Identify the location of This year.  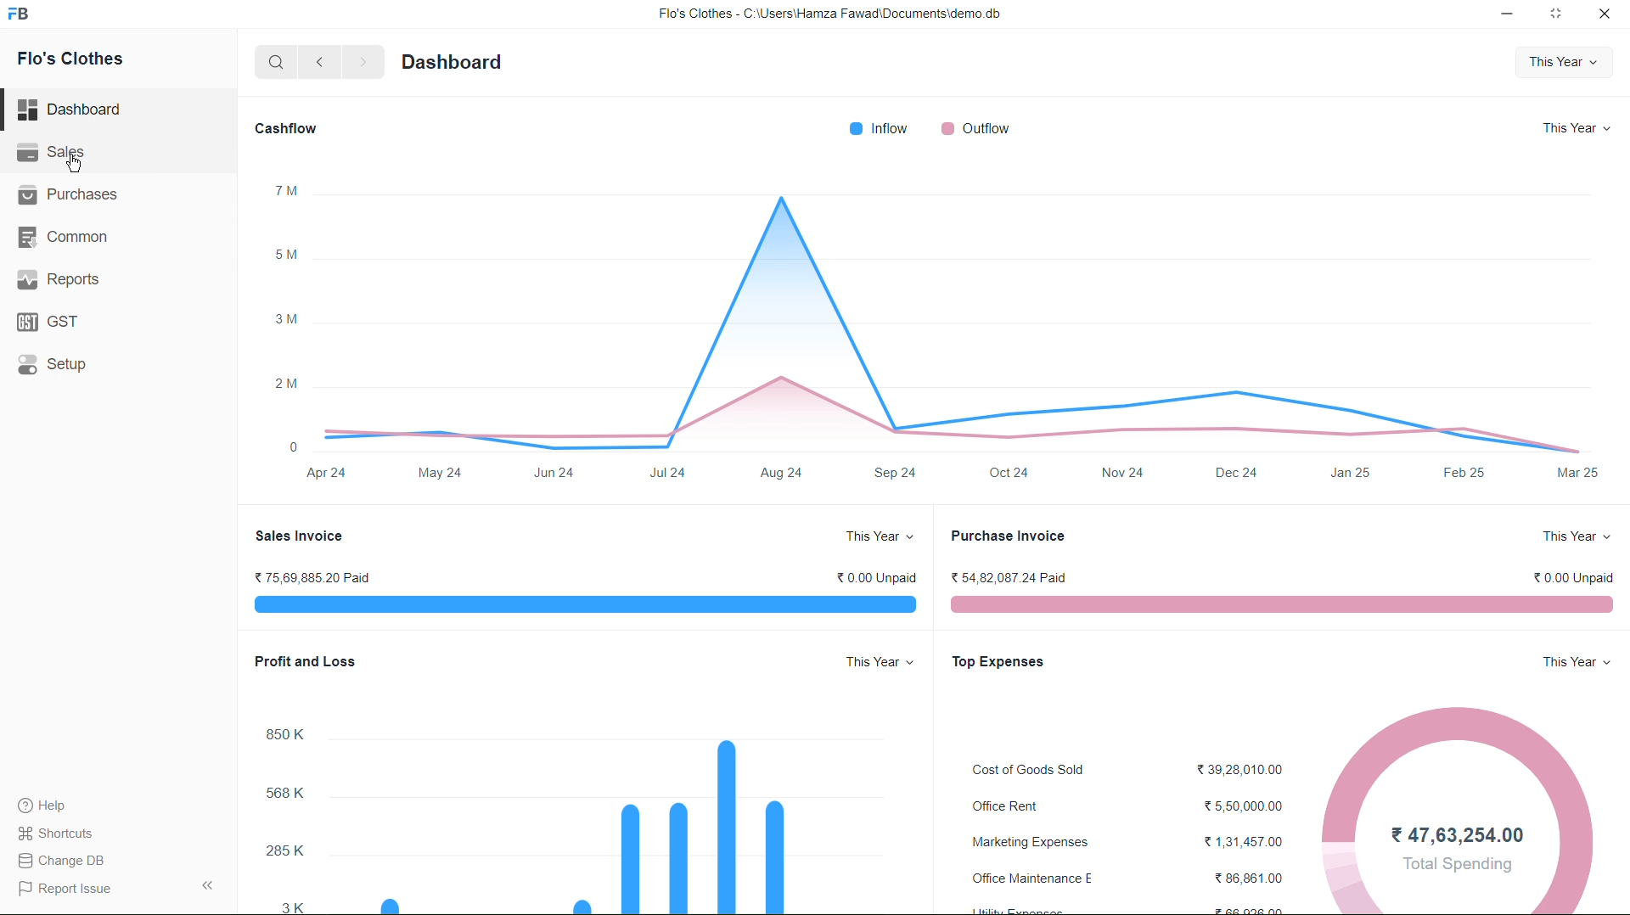
(877, 664).